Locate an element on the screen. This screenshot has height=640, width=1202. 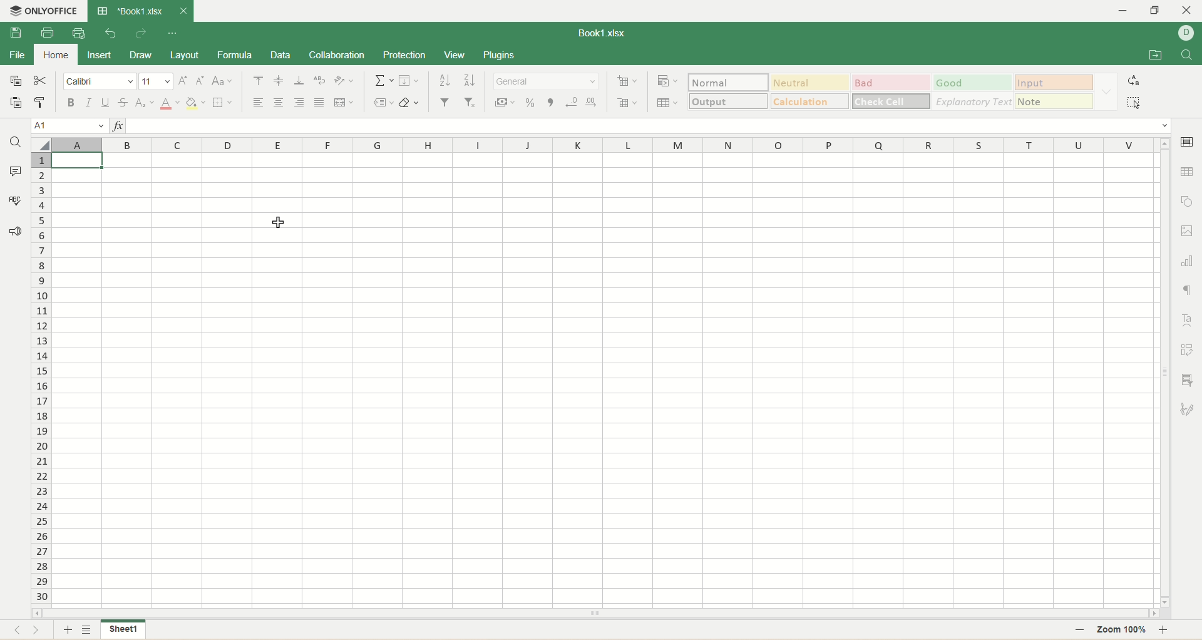
comment is located at coordinates (16, 172).